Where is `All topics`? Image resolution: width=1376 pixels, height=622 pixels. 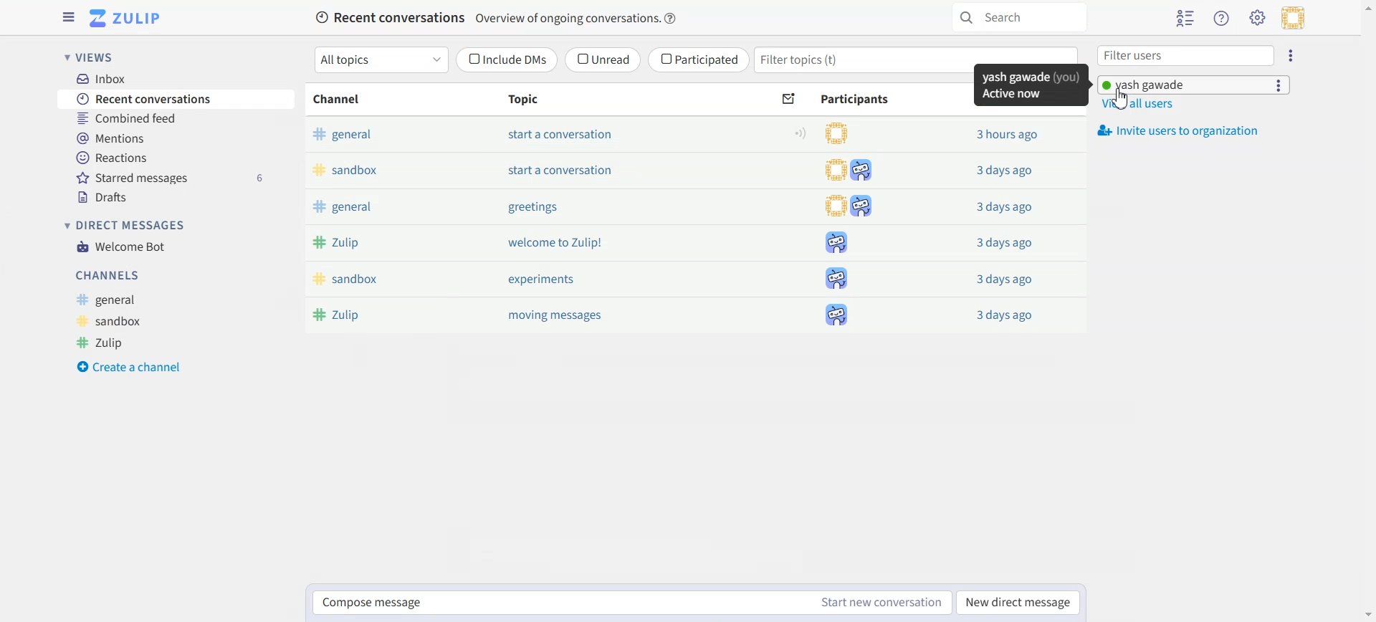 All topics is located at coordinates (383, 59).